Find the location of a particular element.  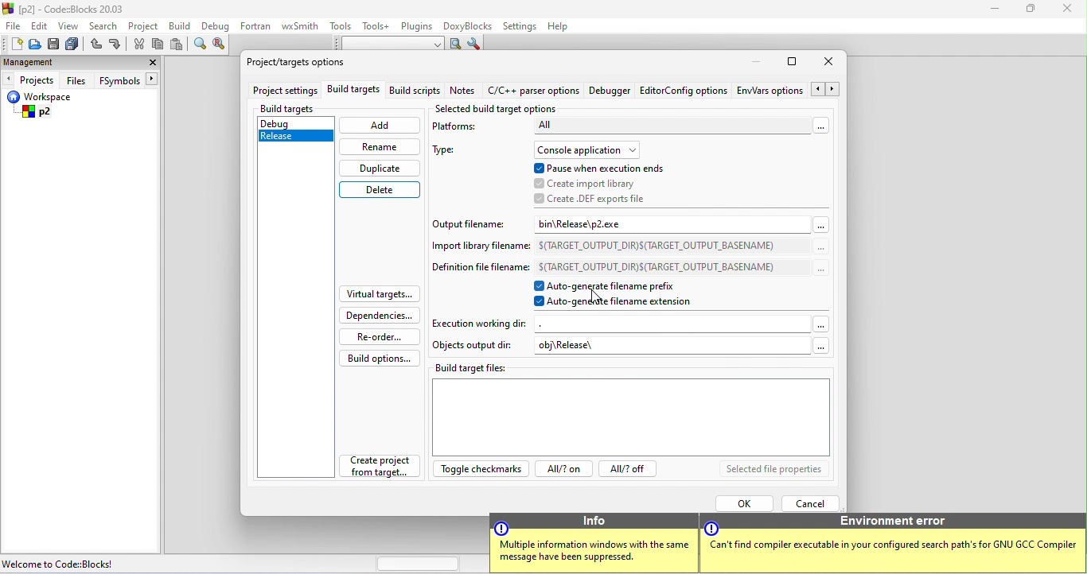

save is located at coordinates (54, 44).